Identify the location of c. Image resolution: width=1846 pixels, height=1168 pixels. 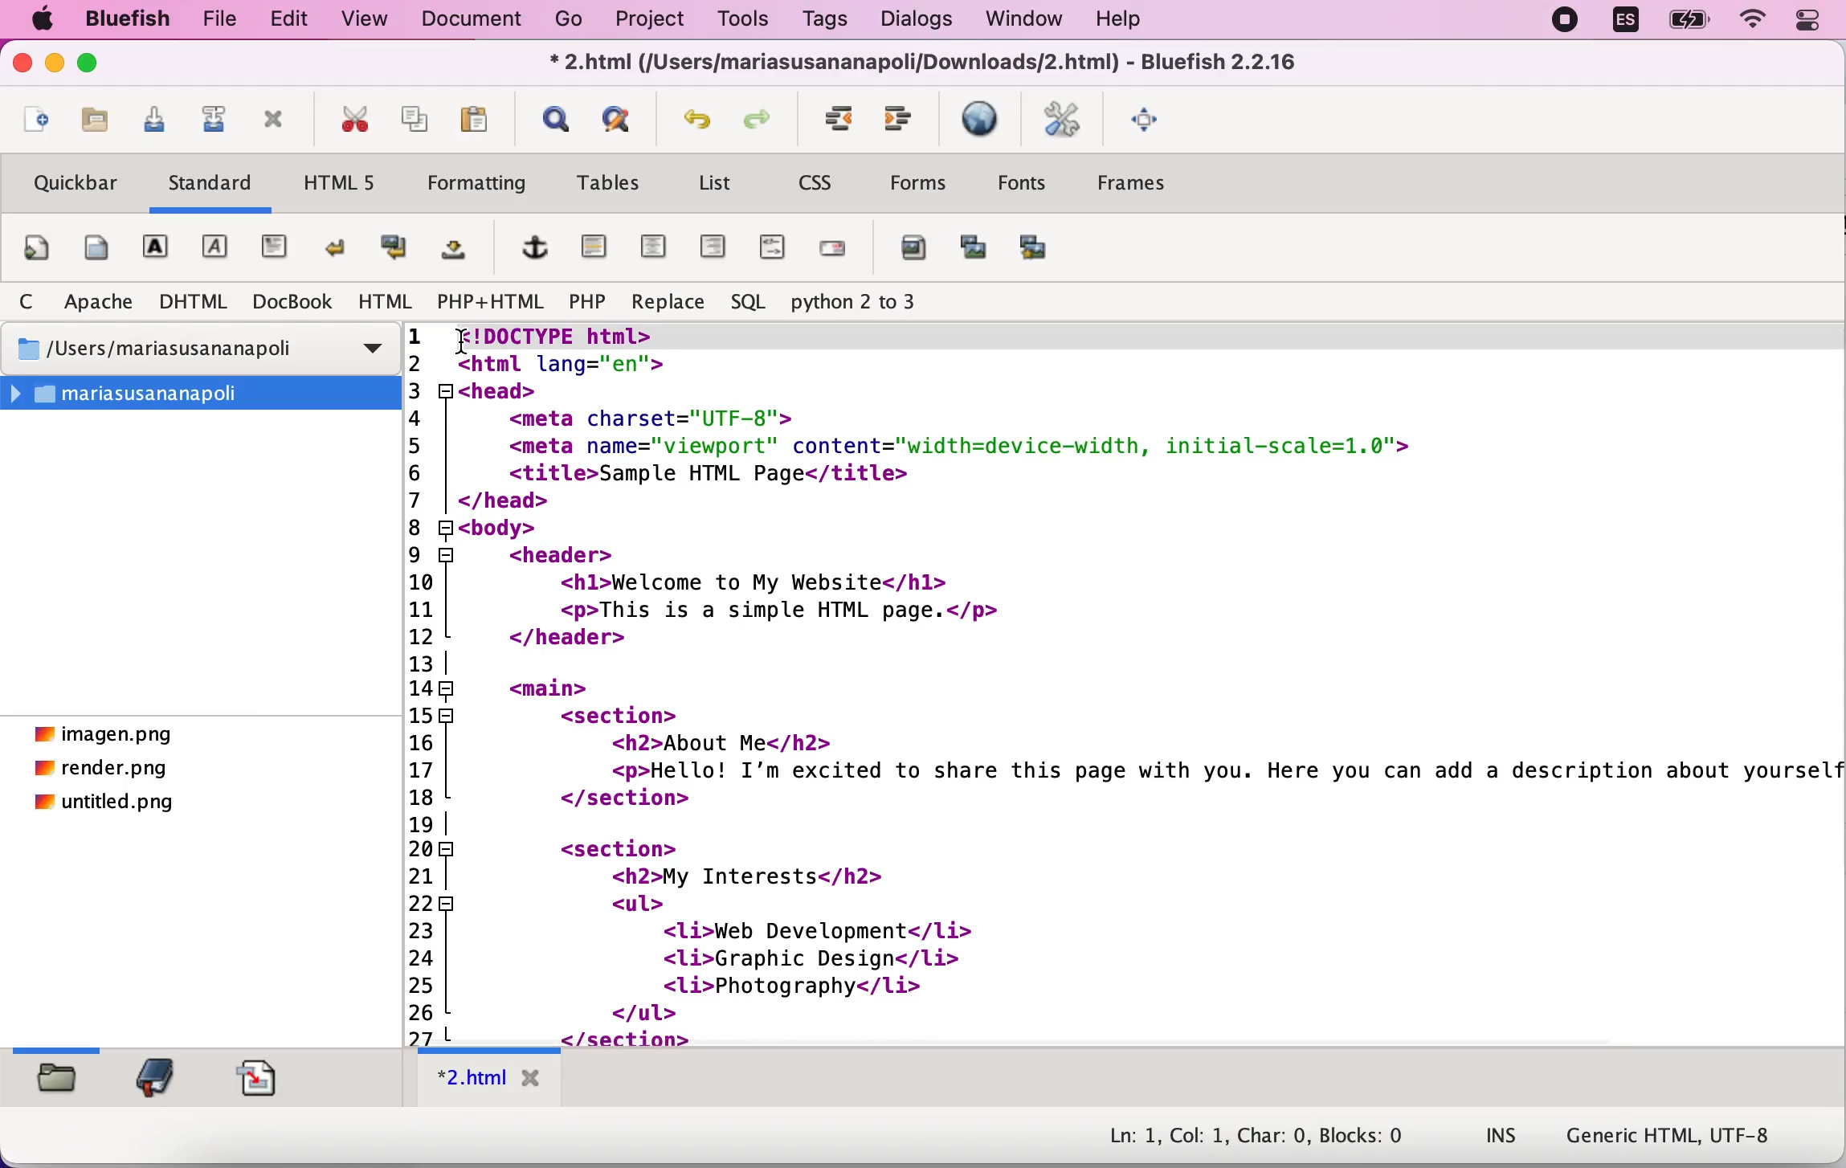
(27, 301).